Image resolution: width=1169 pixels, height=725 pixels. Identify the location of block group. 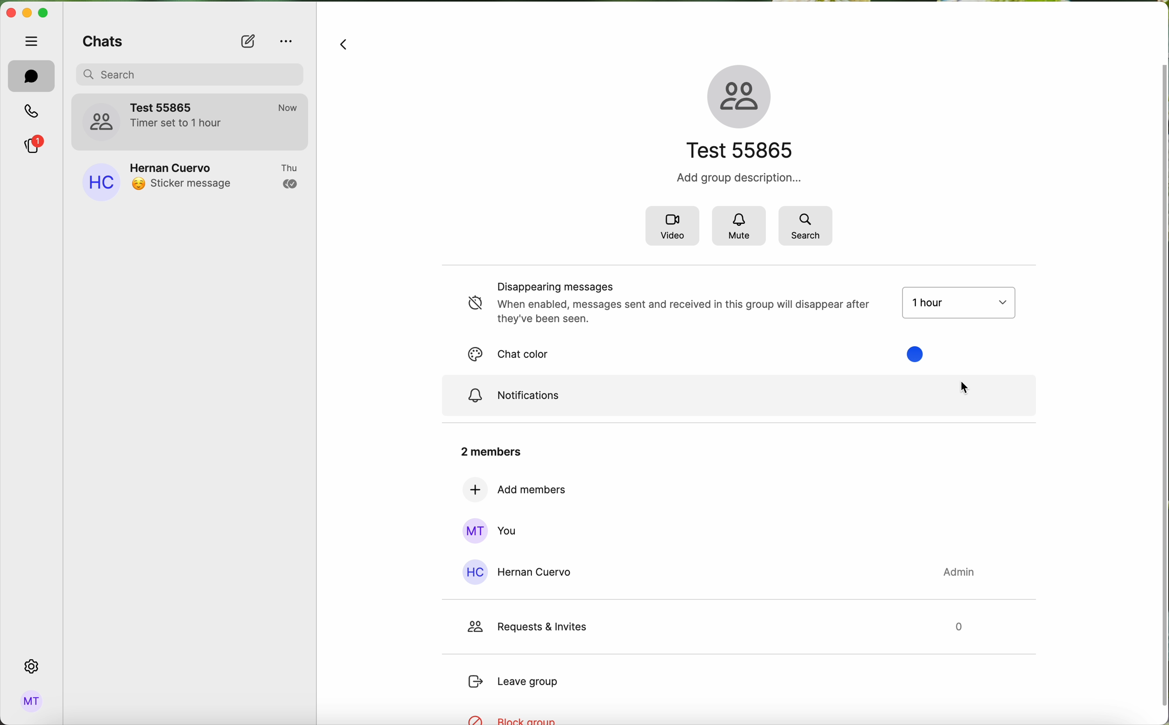
(517, 720).